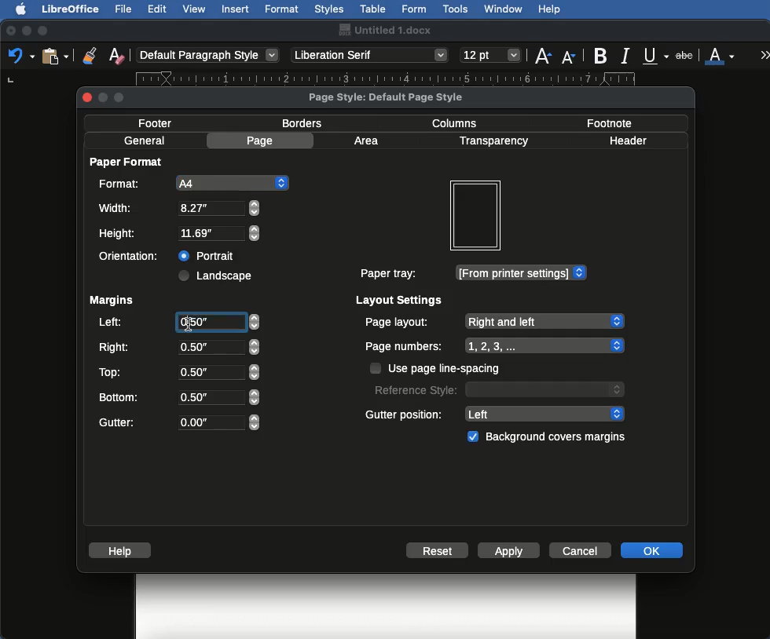 The height and width of the screenshot is (639, 770). What do you see at coordinates (125, 9) in the screenshot?
I see `File` at bounding box center [125, 9].